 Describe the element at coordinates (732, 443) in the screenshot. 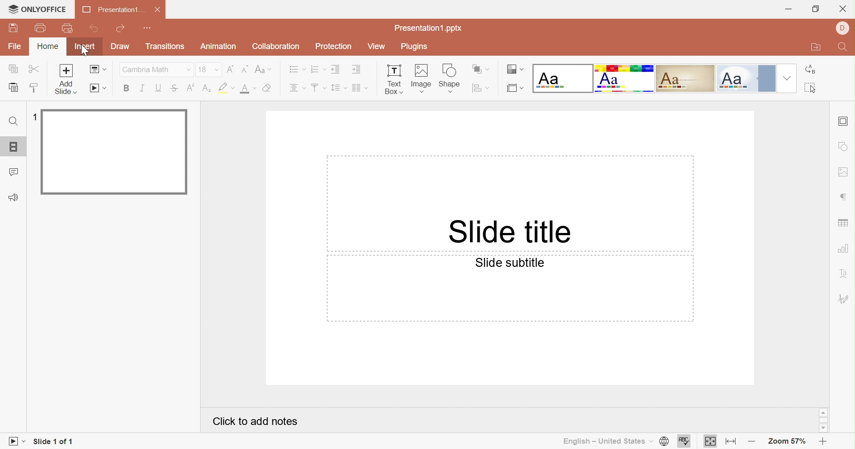

I see `Fit to width` at that location.